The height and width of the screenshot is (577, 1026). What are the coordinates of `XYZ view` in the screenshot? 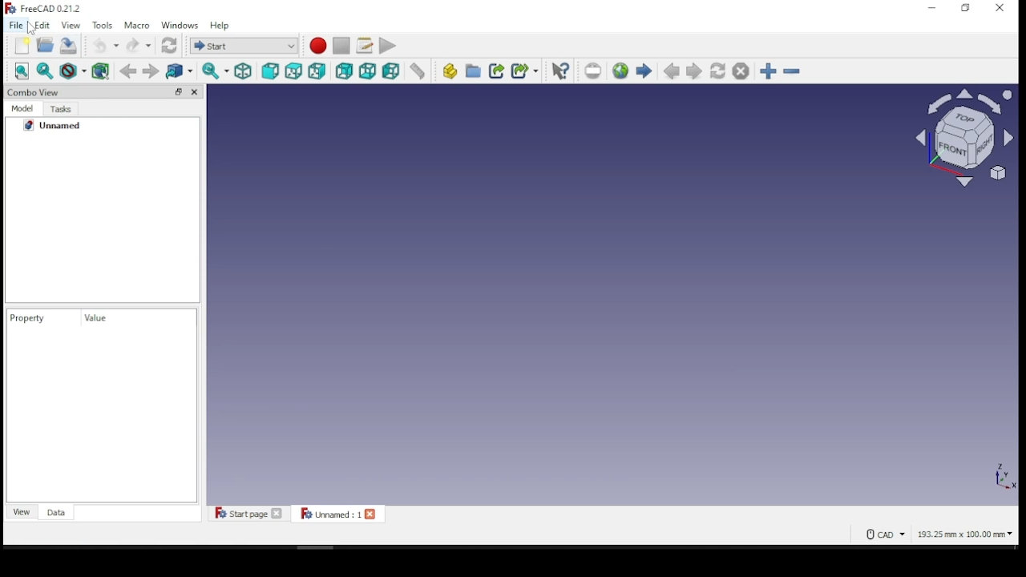 It's located at (988, 482).